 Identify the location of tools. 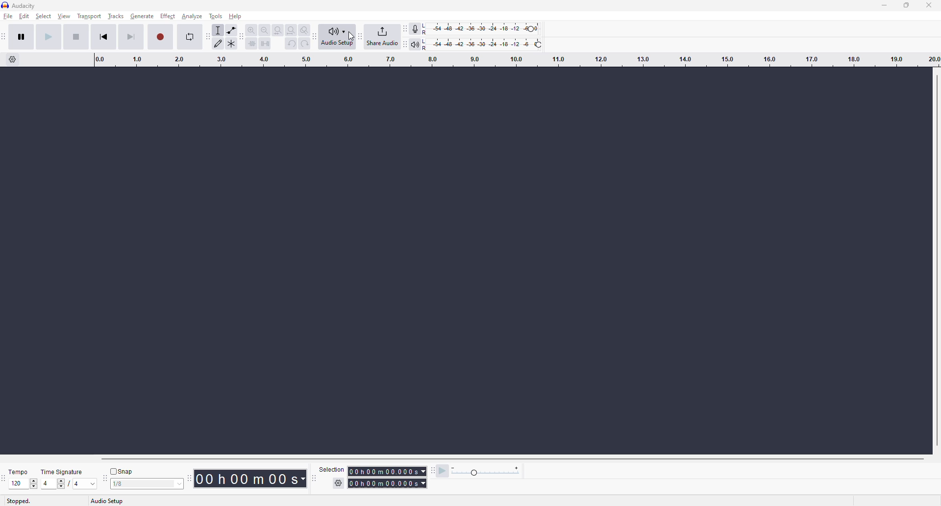
(212, 15).